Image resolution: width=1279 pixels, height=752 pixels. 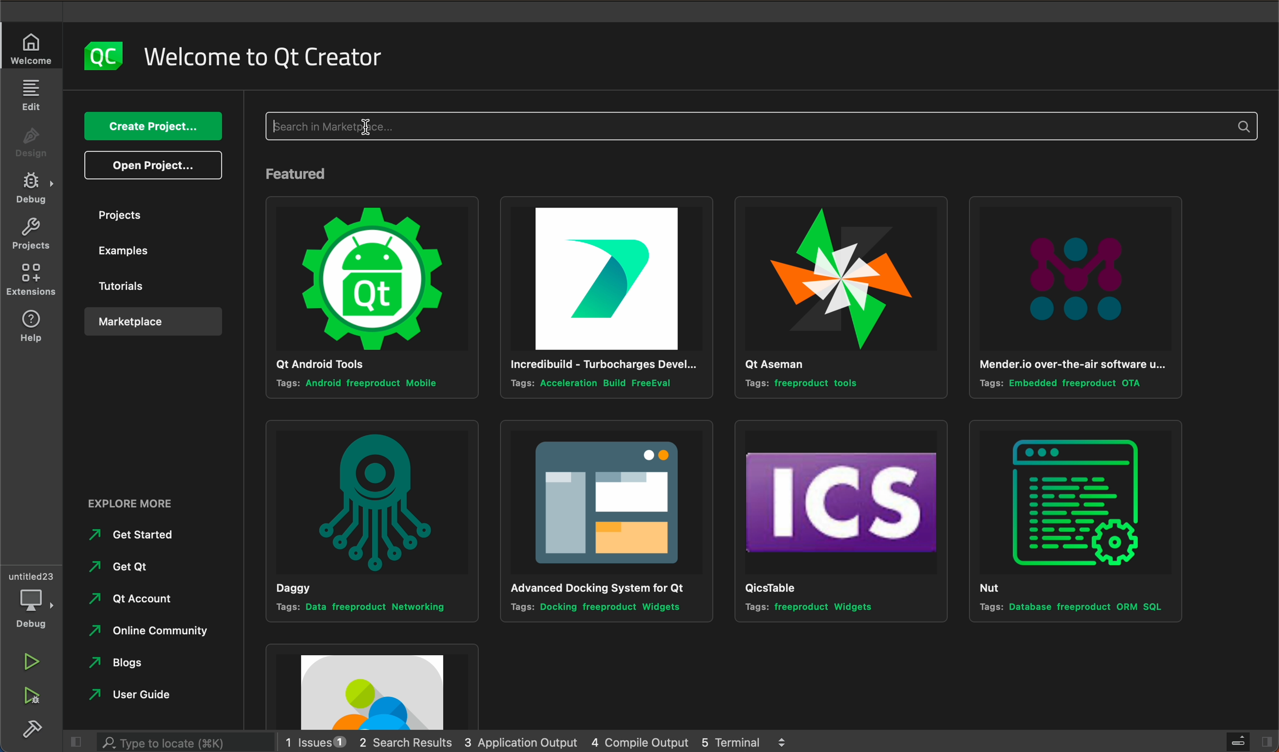 What do you see at coordinates (269, 56) in the screenshot?
I see `welcome` at bounding box center [269, 56].